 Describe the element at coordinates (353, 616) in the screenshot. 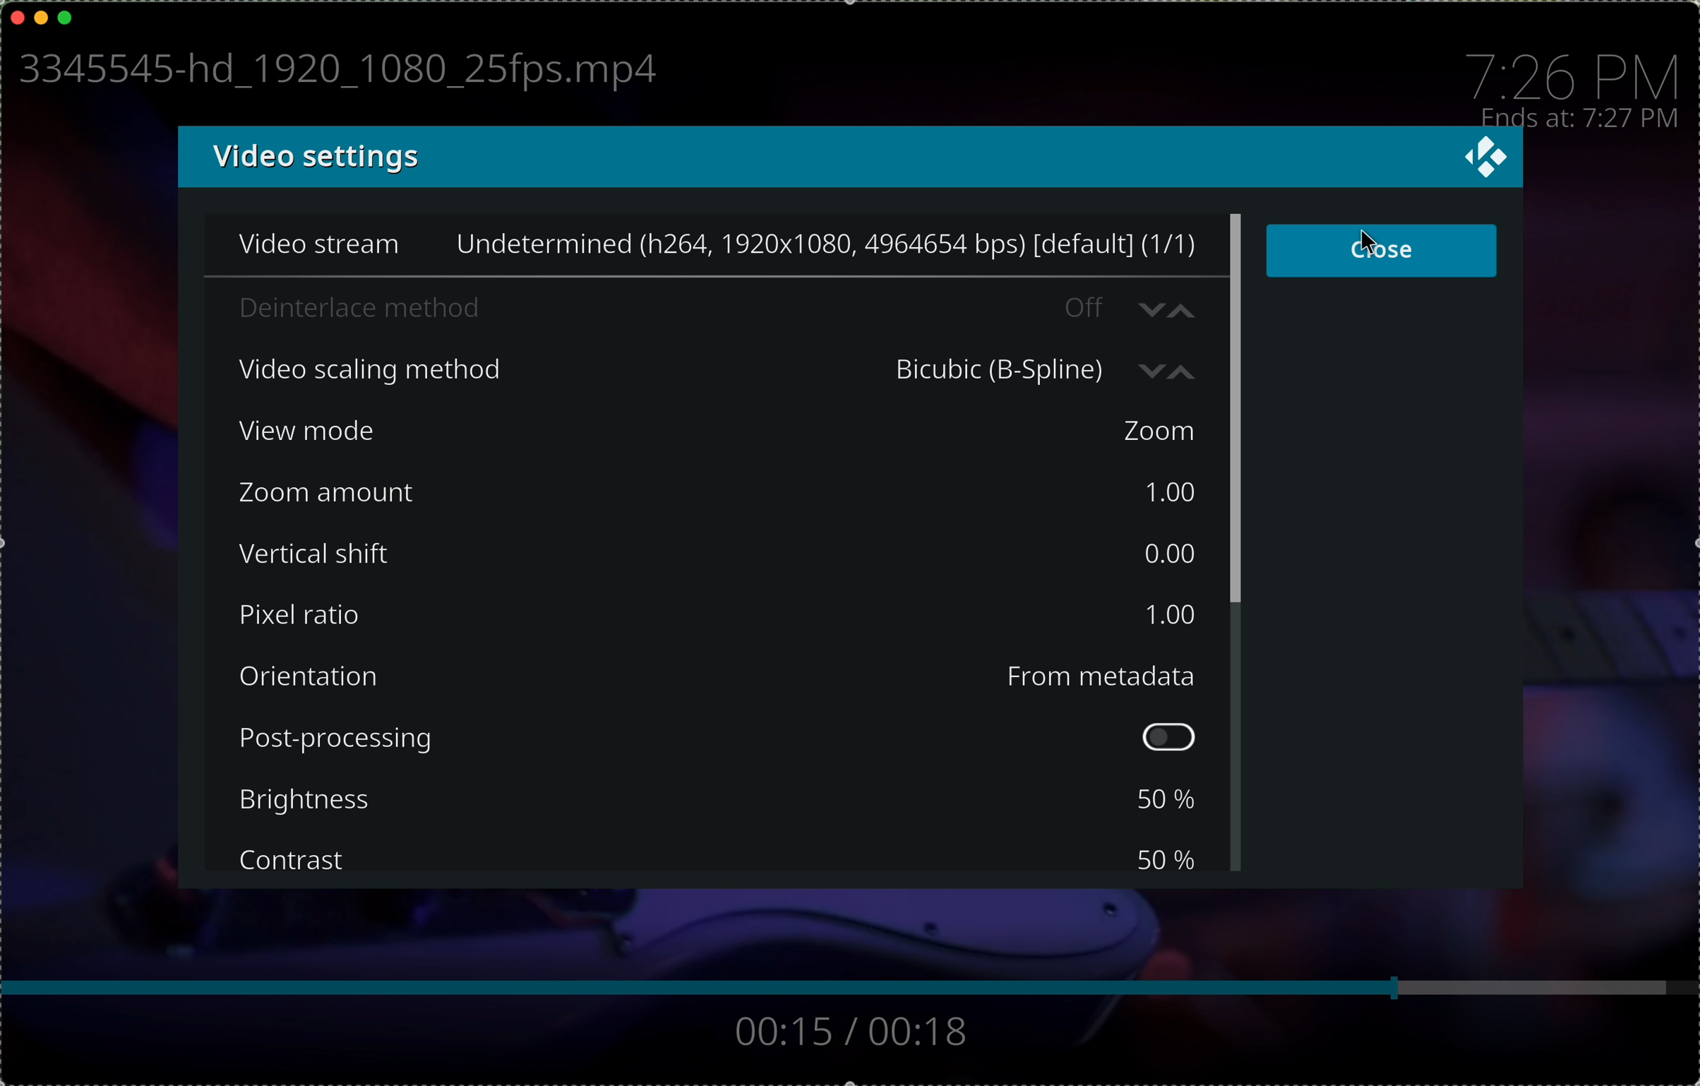

I see `Pixel ratio` at that location.